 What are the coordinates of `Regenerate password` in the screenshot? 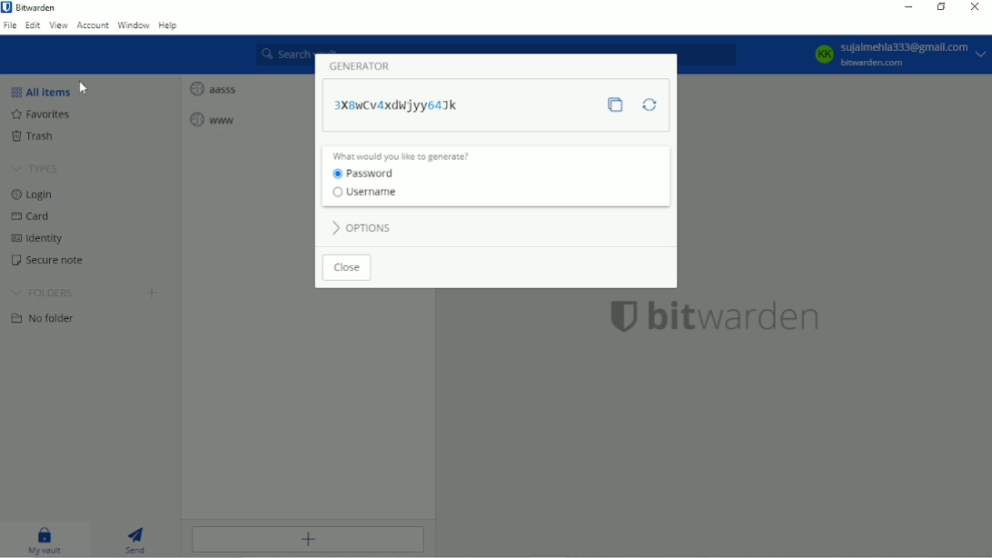 It's located at (650, 104).